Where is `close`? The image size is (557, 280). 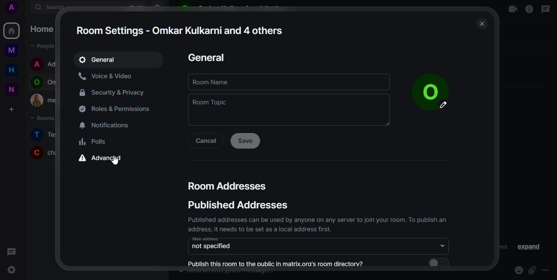
close is located at coordinates (482, 24).